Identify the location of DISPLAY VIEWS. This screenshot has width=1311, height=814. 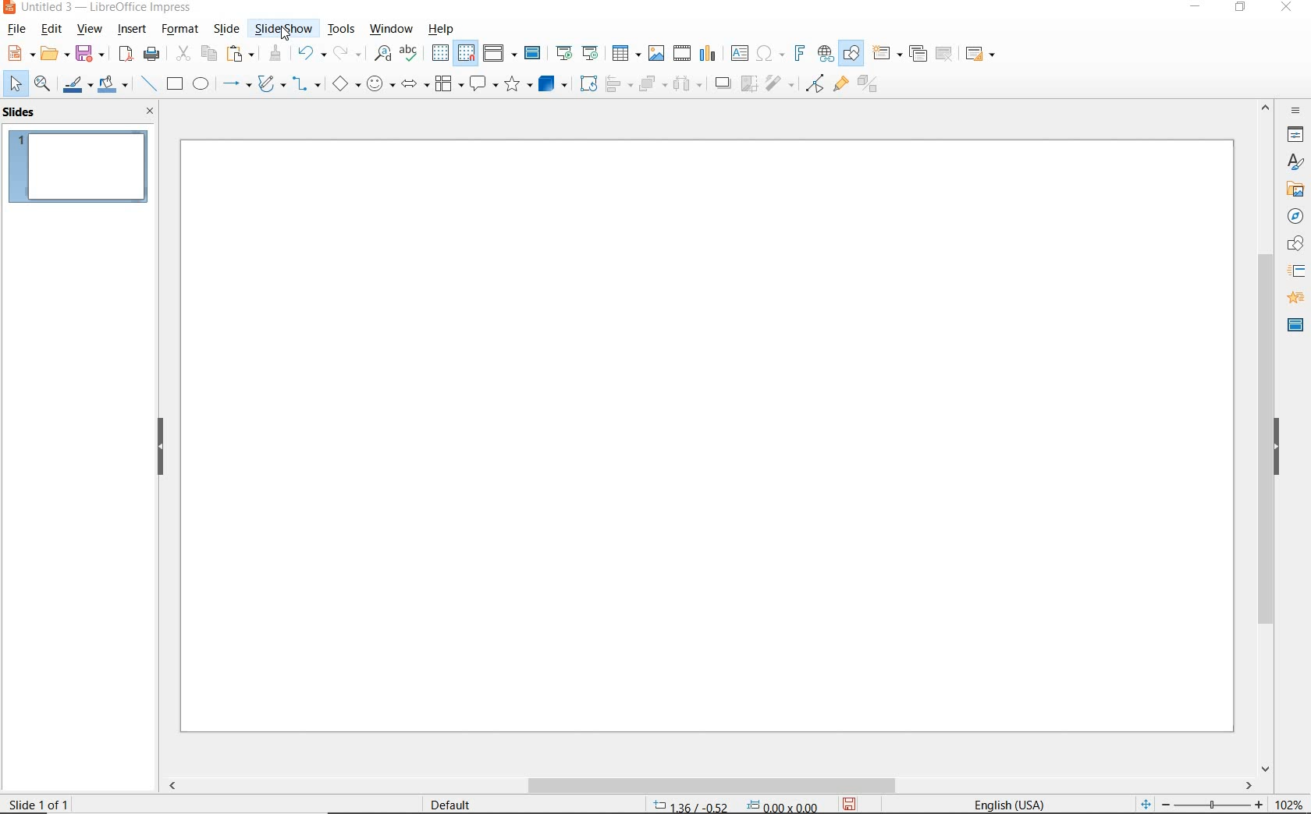
(500, 53).